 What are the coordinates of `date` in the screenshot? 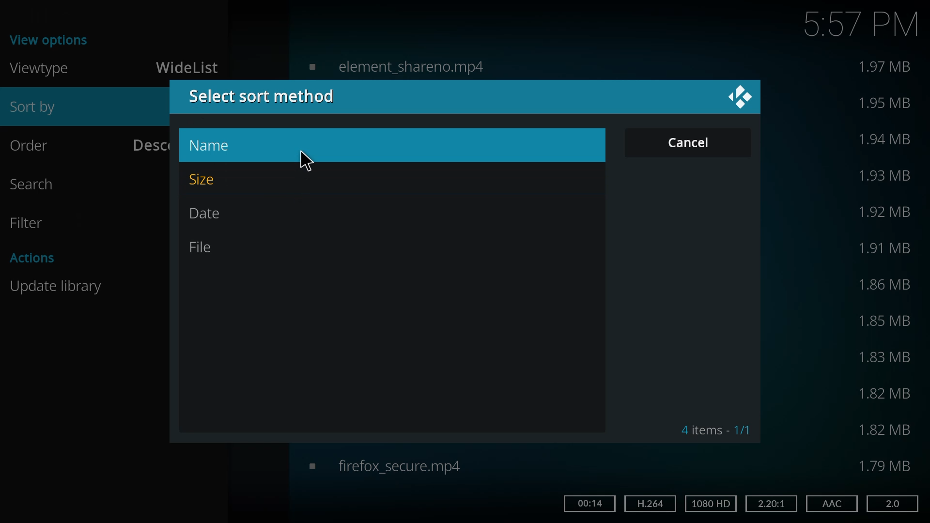 It's located at (210, 214).